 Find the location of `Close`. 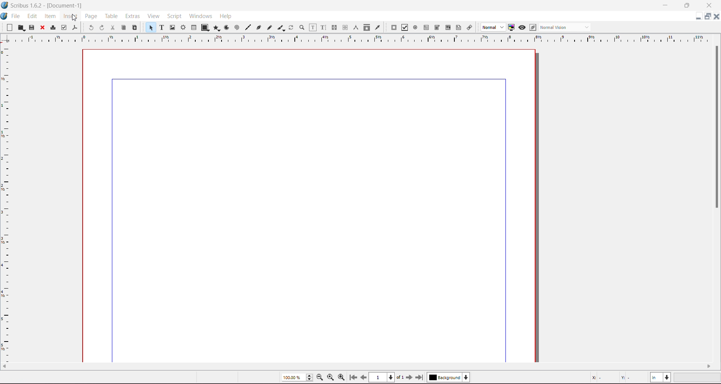

Close is located at coordinates (42, 28).